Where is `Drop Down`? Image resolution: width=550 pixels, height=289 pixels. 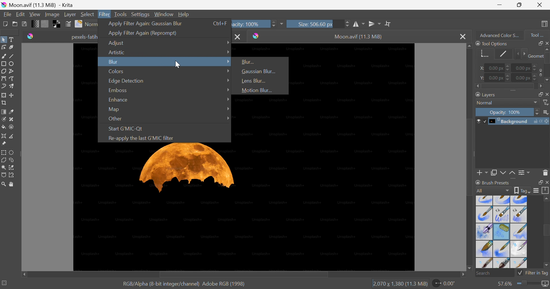 Drop Down is located at coordinates (228, 71).